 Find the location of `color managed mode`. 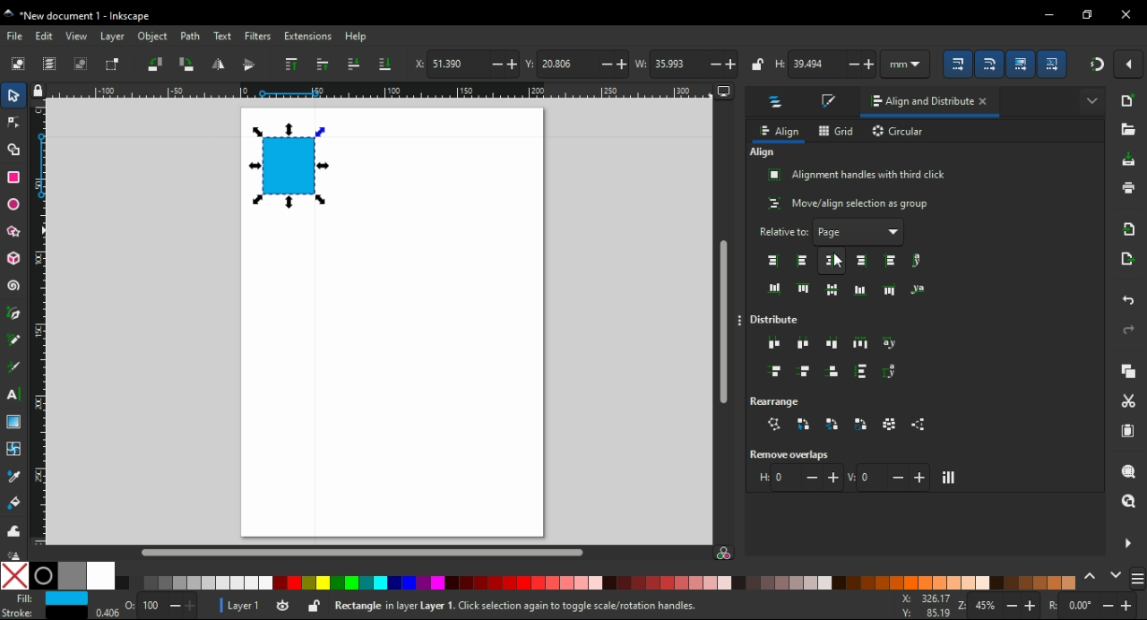

color managed mode is located at coordinates (723, 555).